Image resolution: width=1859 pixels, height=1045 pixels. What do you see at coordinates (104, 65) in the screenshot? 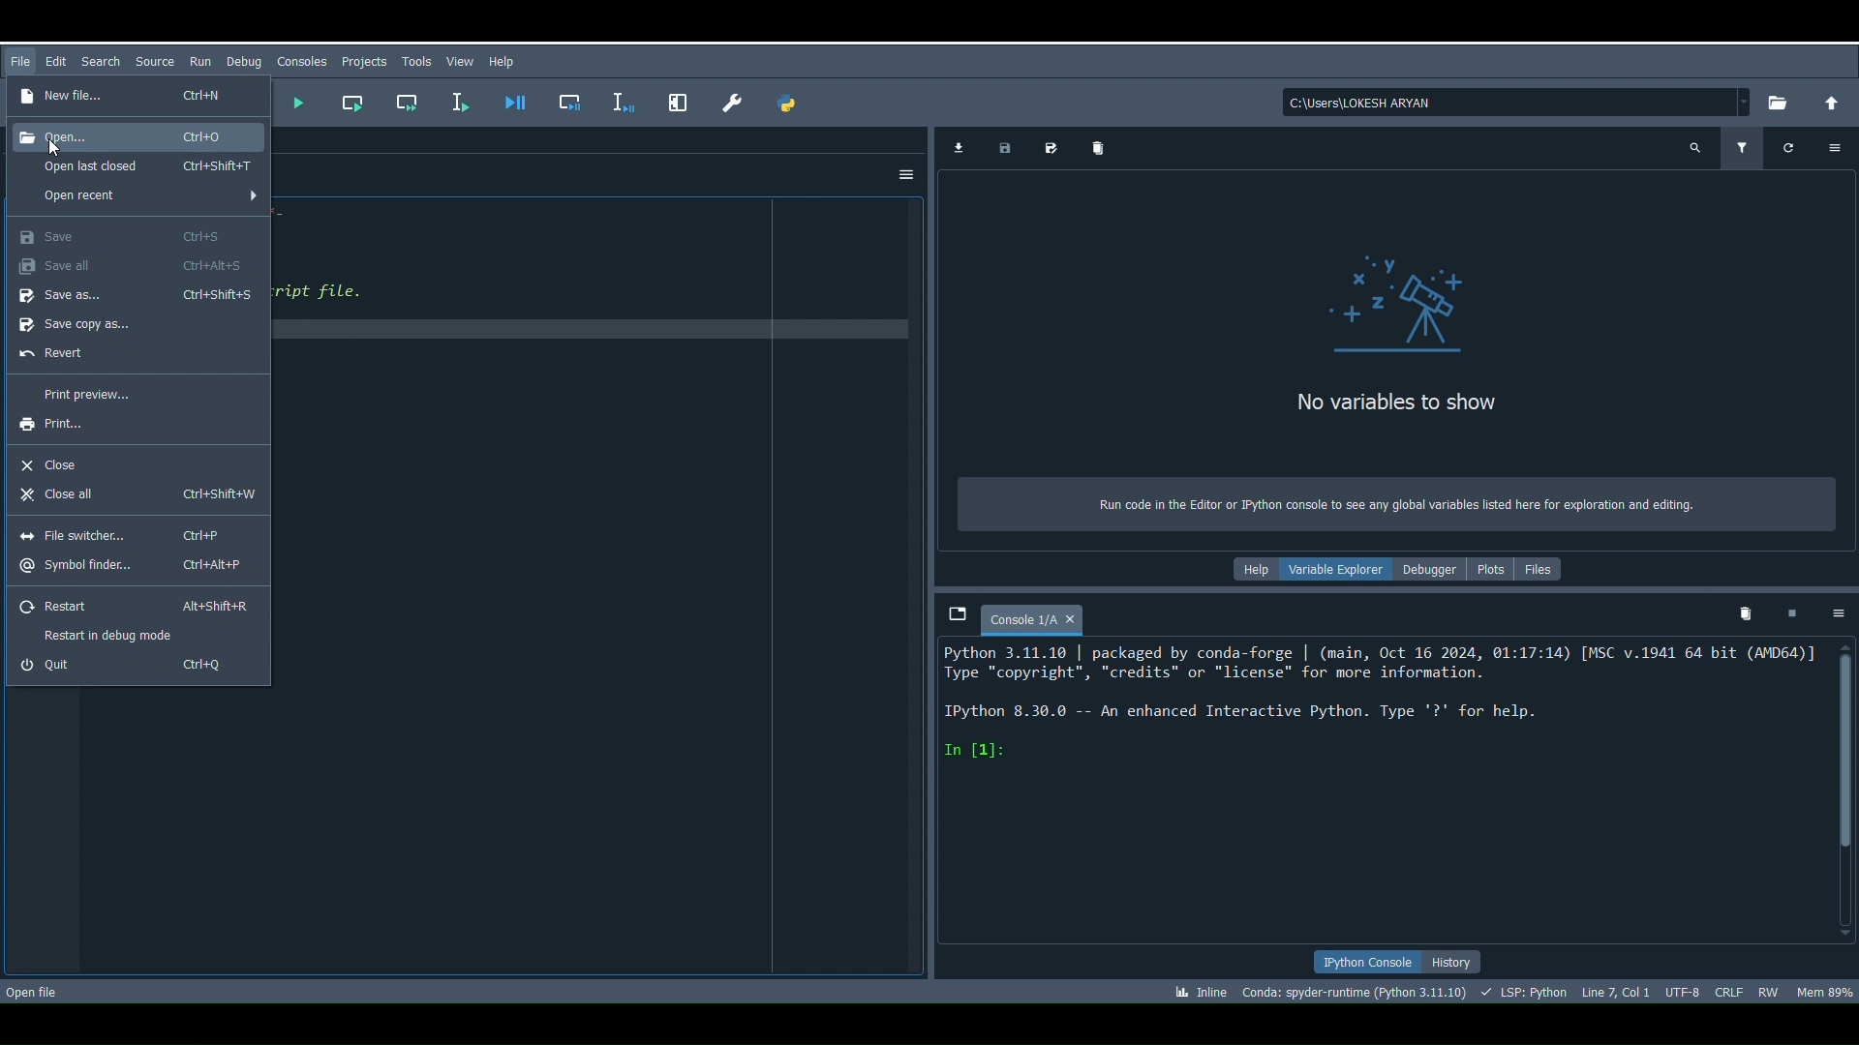
I see `Search` at bounding box center [104, 65].